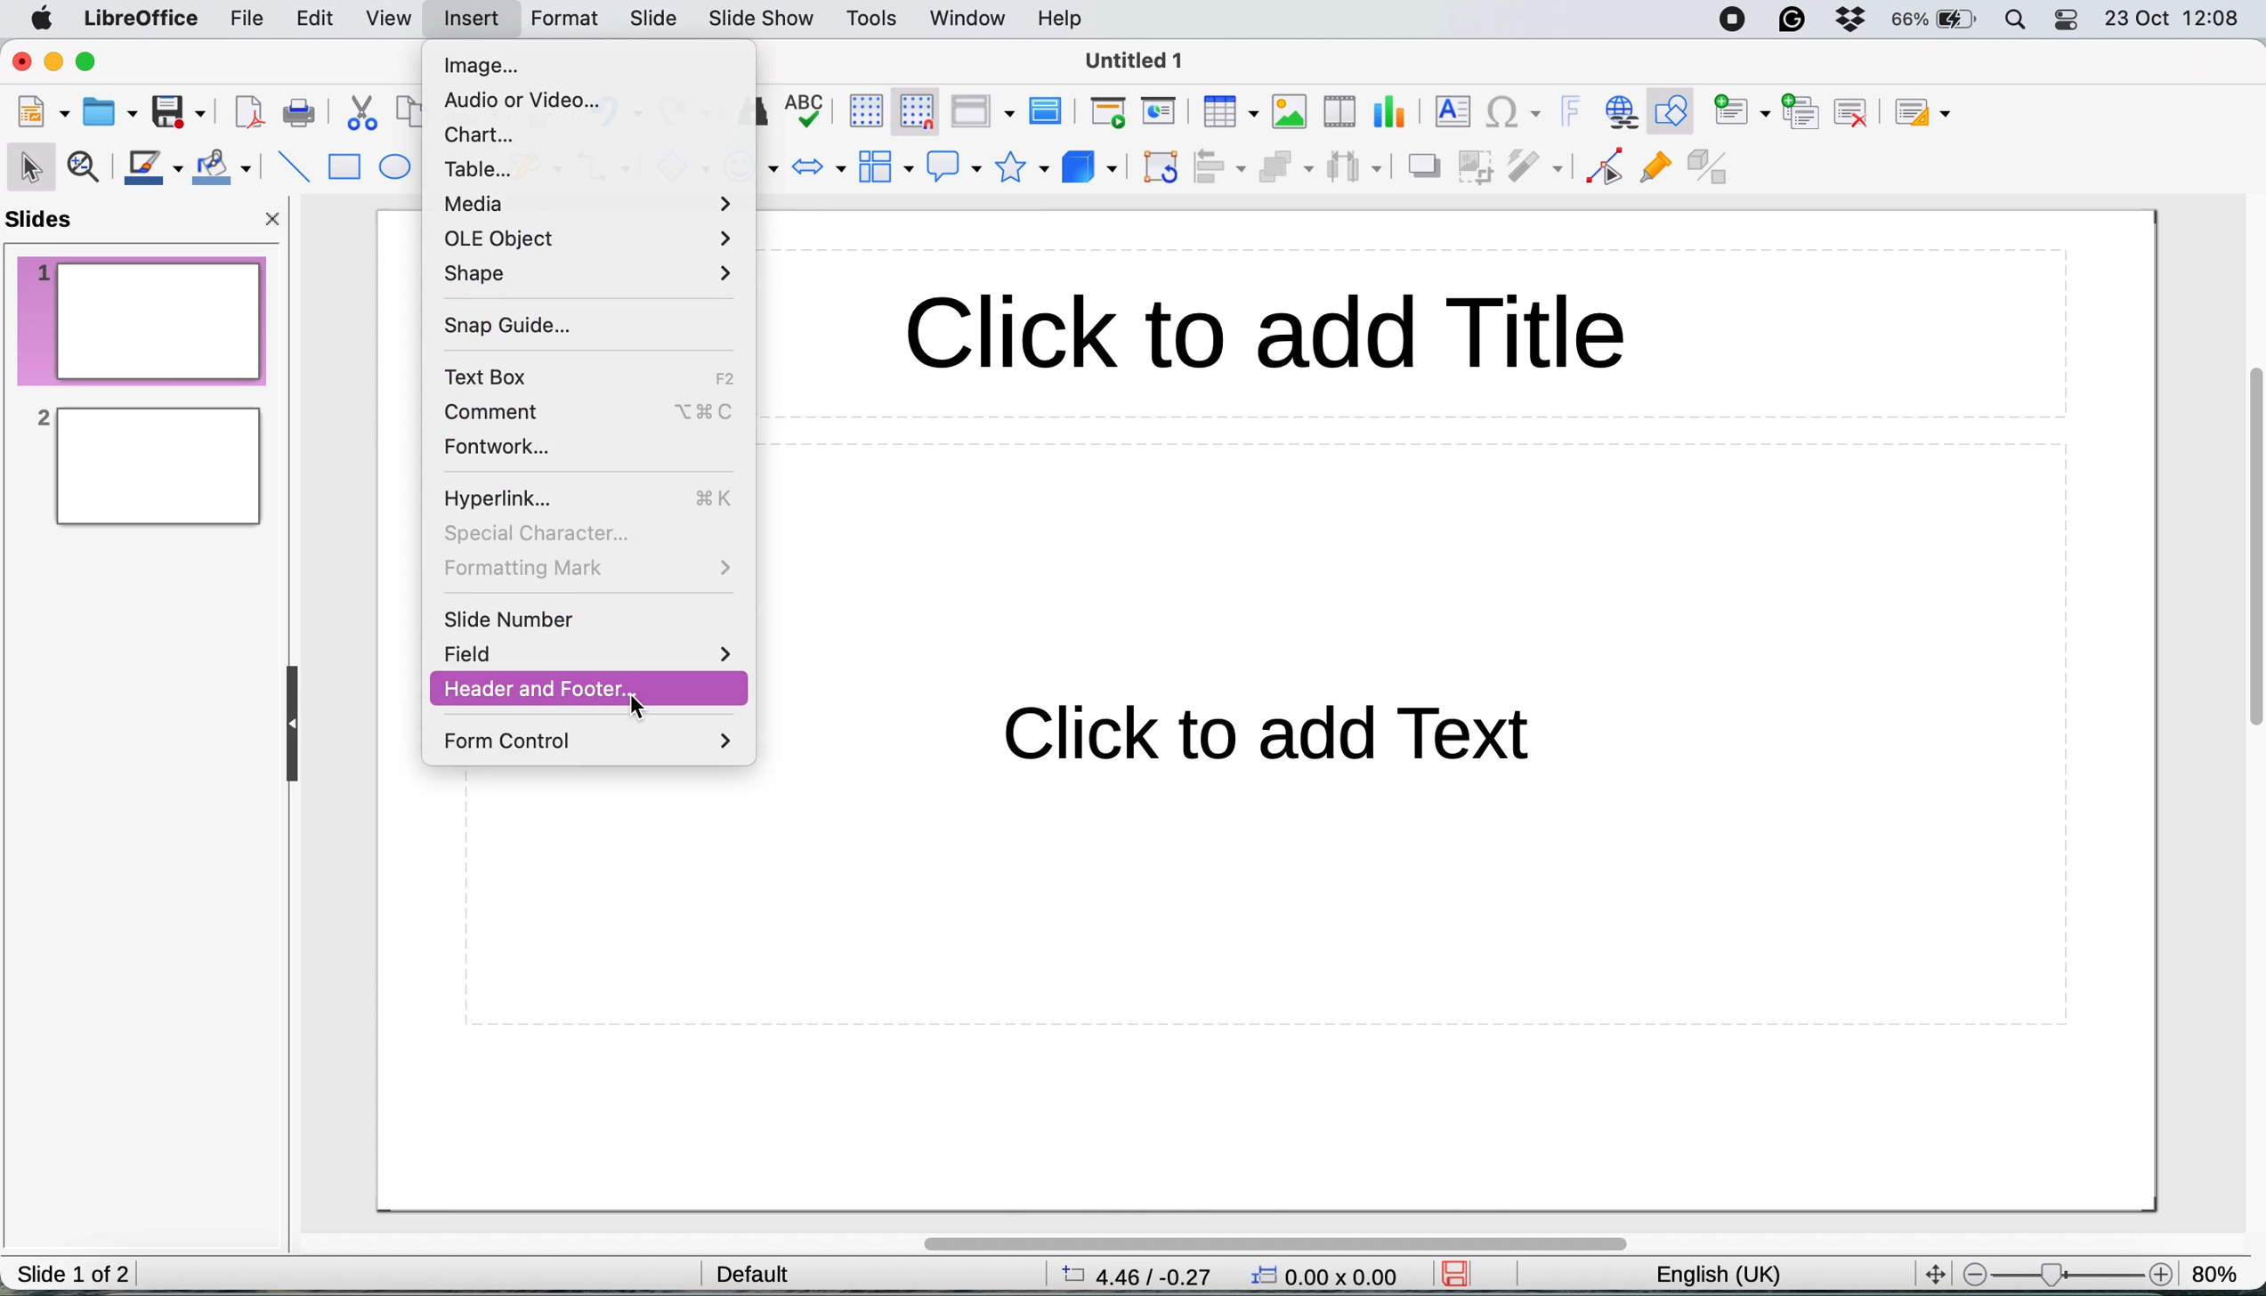  Describe the element at coordinates (636, 703) in the screenshot. I see `cursor` at that location.